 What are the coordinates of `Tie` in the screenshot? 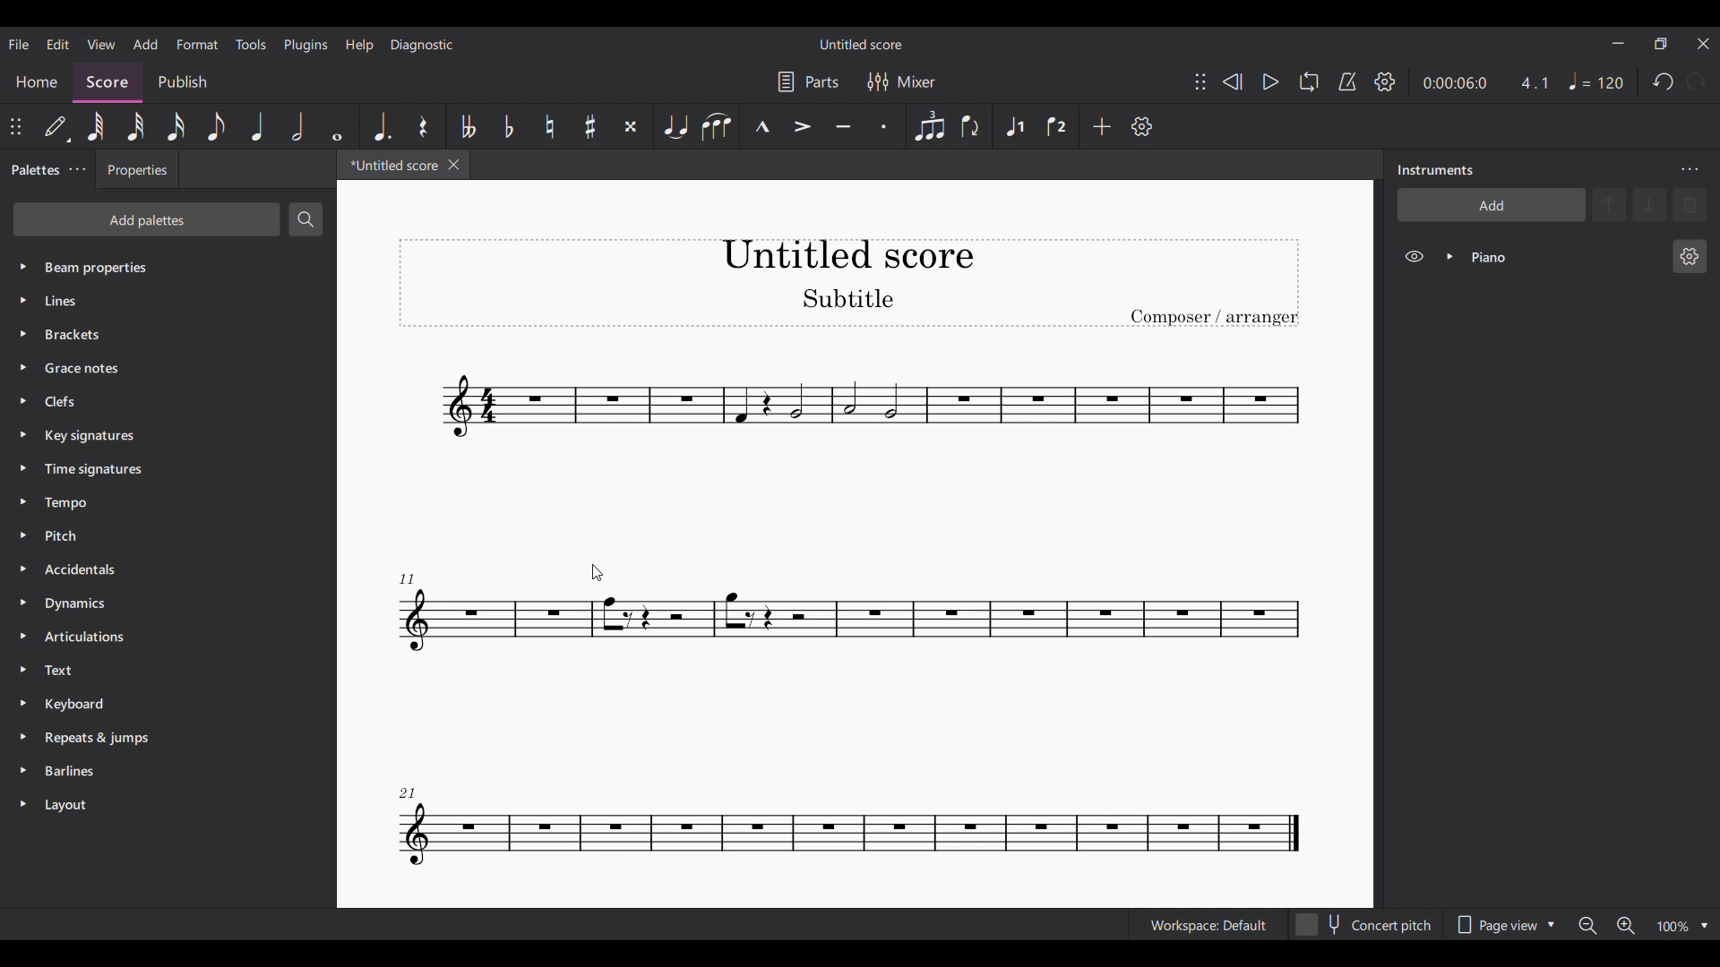 It's located at (676, 126).